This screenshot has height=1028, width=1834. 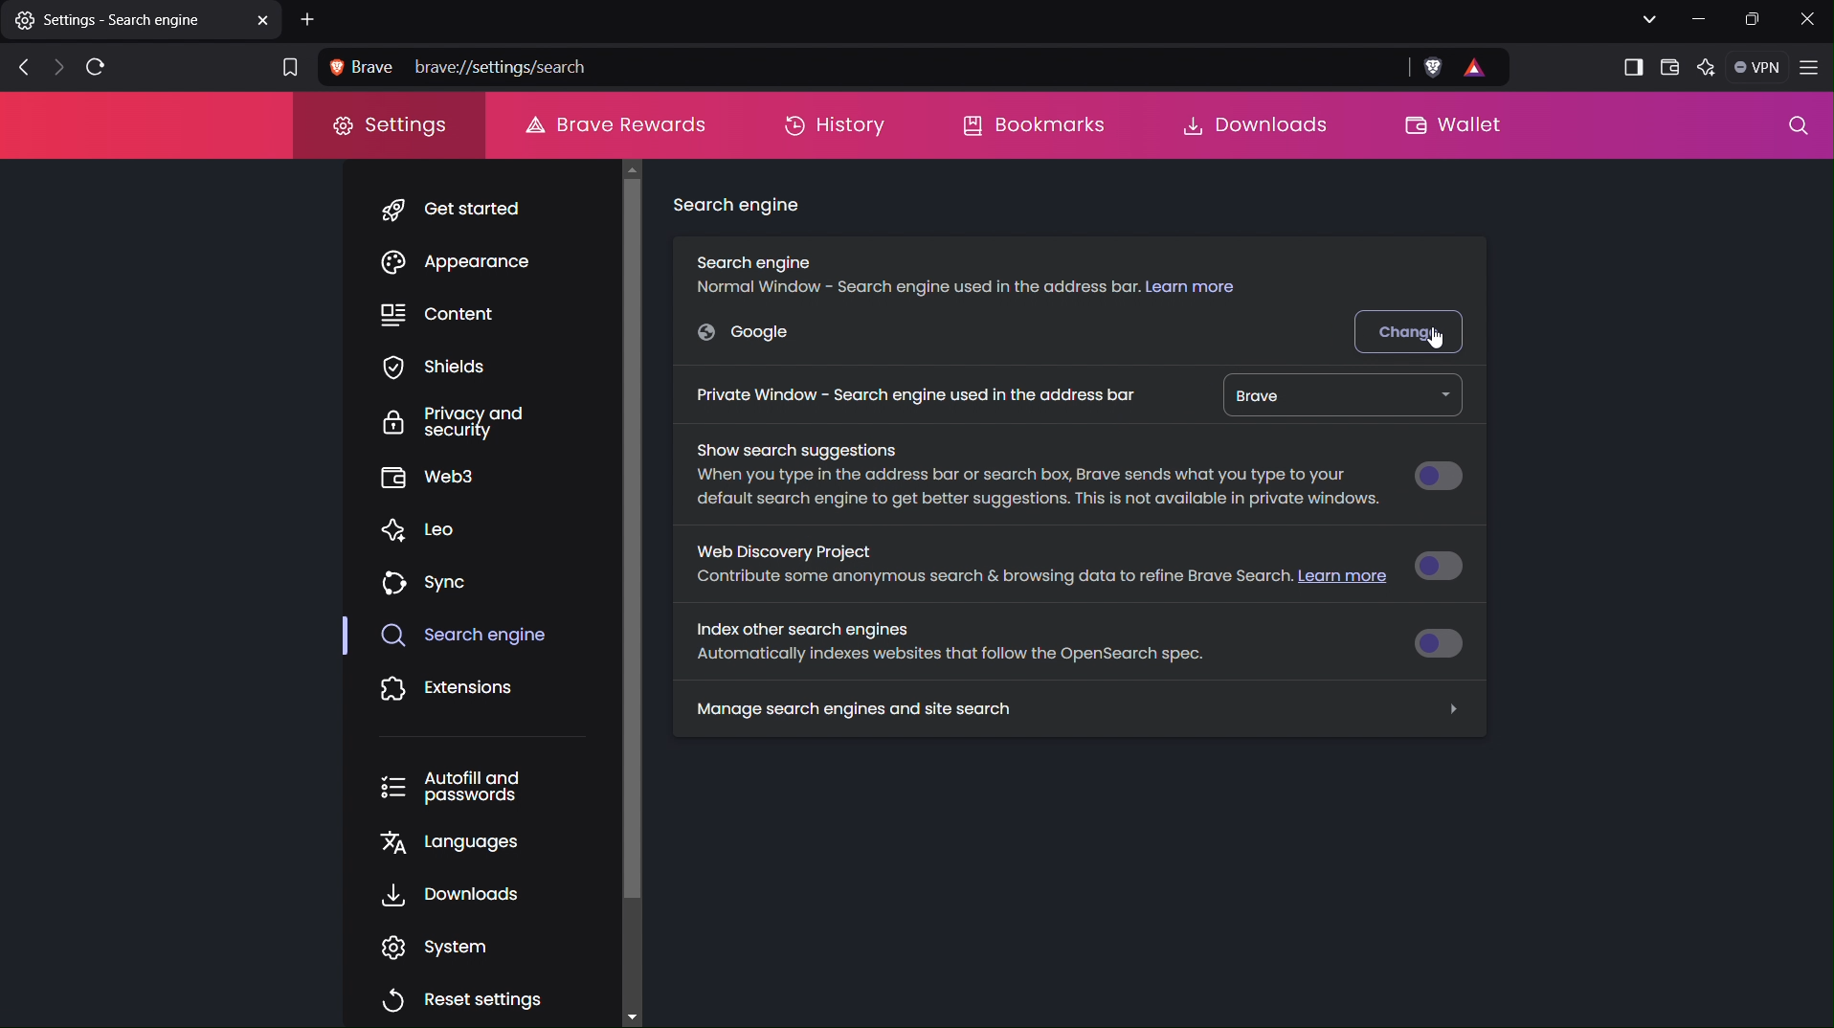 What do you see at coordinates (1807, 19) in the screenshot?
I see `Close` at bounding box center [1807, 19].